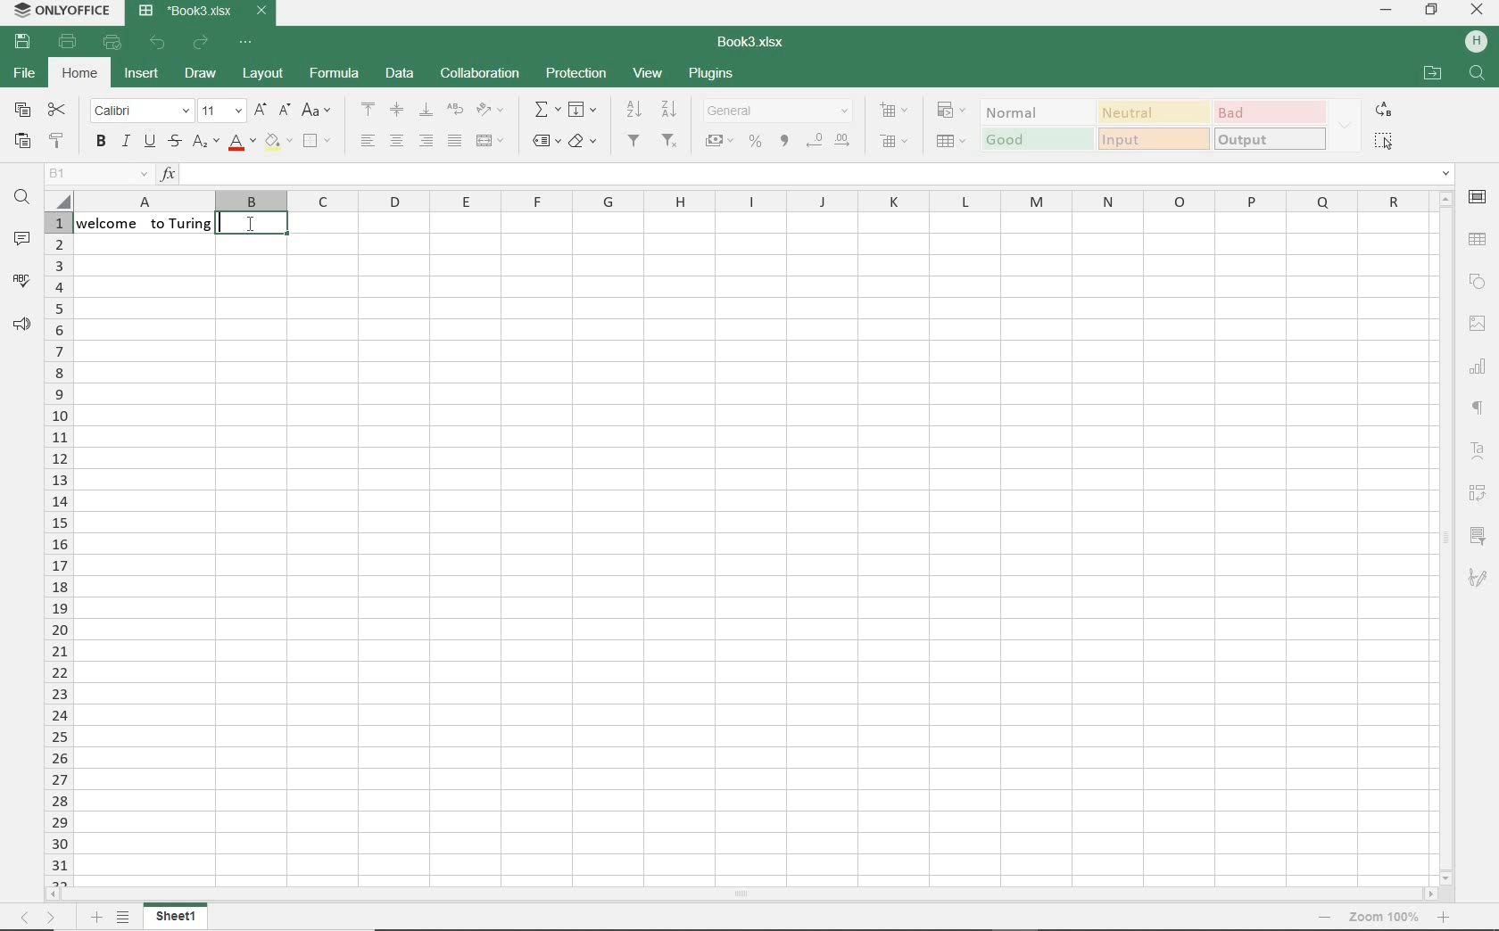  I want to click on insert function, so click(805, 174).